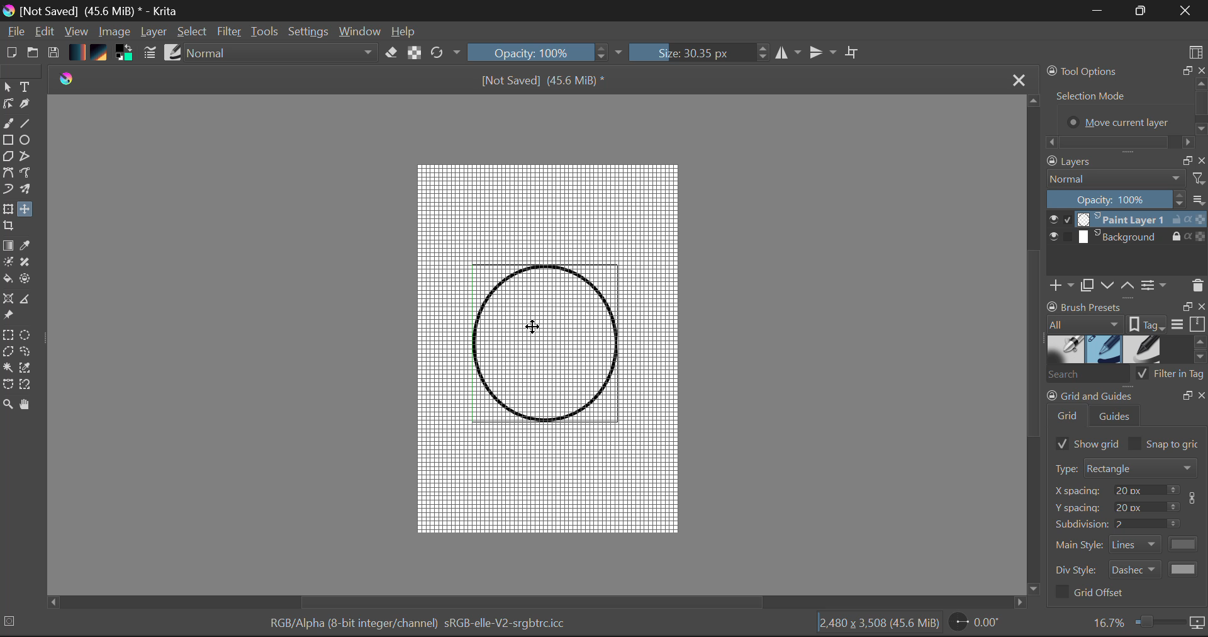 The width and height of the screenshot is (1208, 637). Describe the element at coordinates (8, 384) in the screenshot. I see `Bezier Curve Selection` at that location.